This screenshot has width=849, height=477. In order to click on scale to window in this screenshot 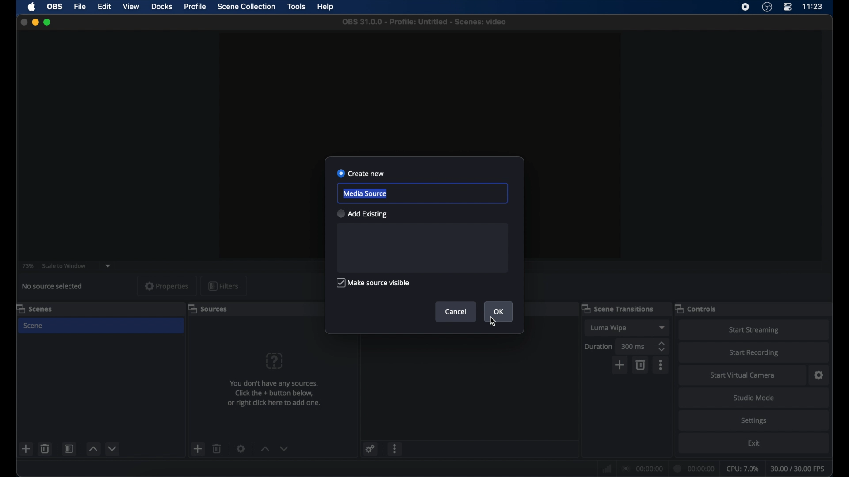, I will do `click(65, 265)`.